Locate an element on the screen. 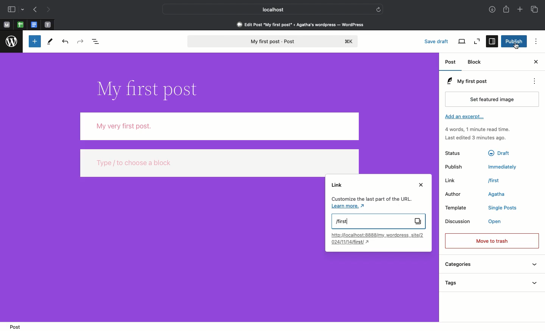 This screenshot has height=331, width=545. My first post is located at coordinates (478, 80).